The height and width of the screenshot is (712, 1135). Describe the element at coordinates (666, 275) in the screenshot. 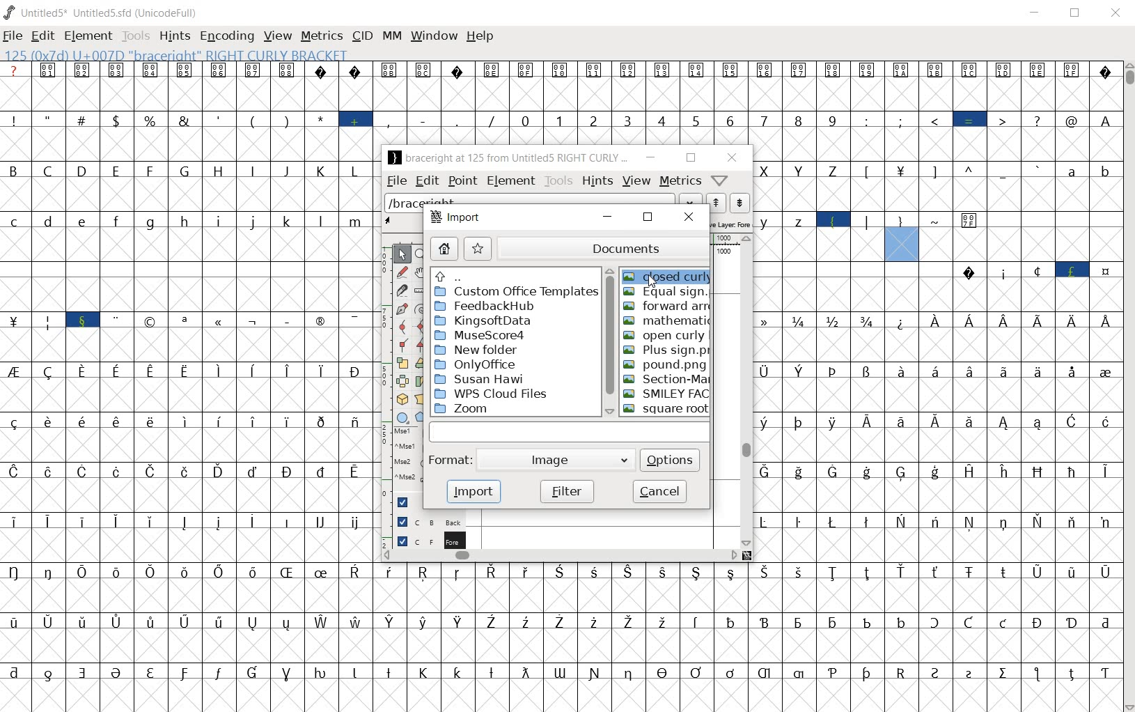

I see `closed curly` at that location.